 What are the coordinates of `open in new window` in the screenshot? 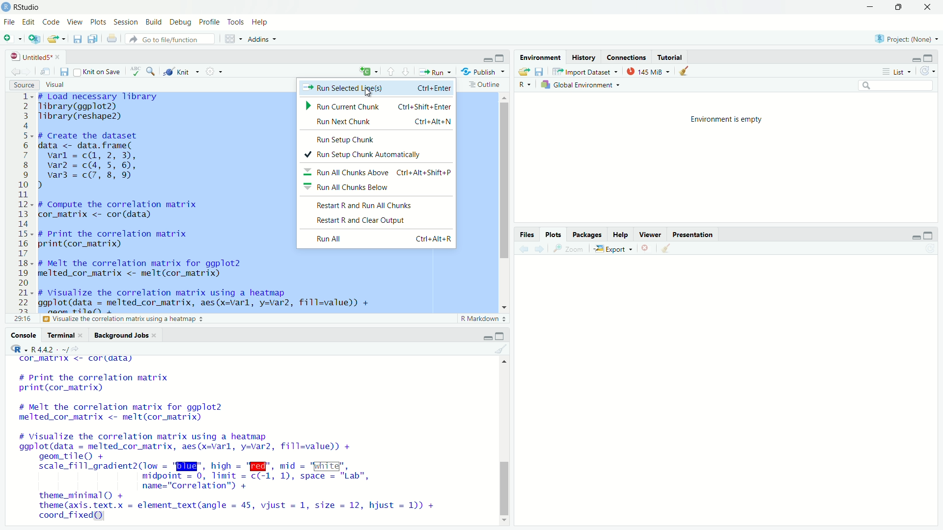 It's located at (48, 72).